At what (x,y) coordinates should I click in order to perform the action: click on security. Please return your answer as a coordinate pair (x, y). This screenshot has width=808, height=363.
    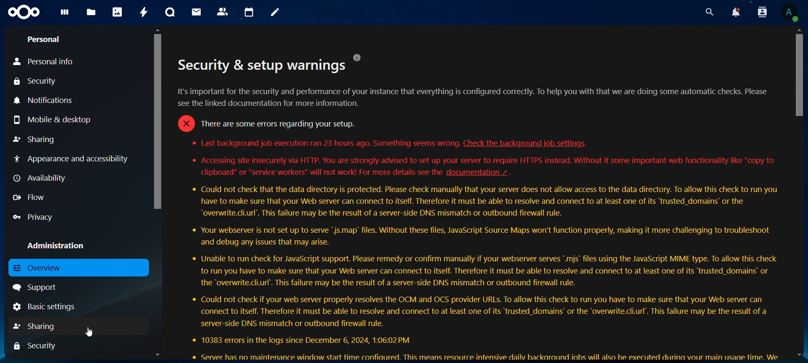
    Looking at the image, I should click on (40, 81).